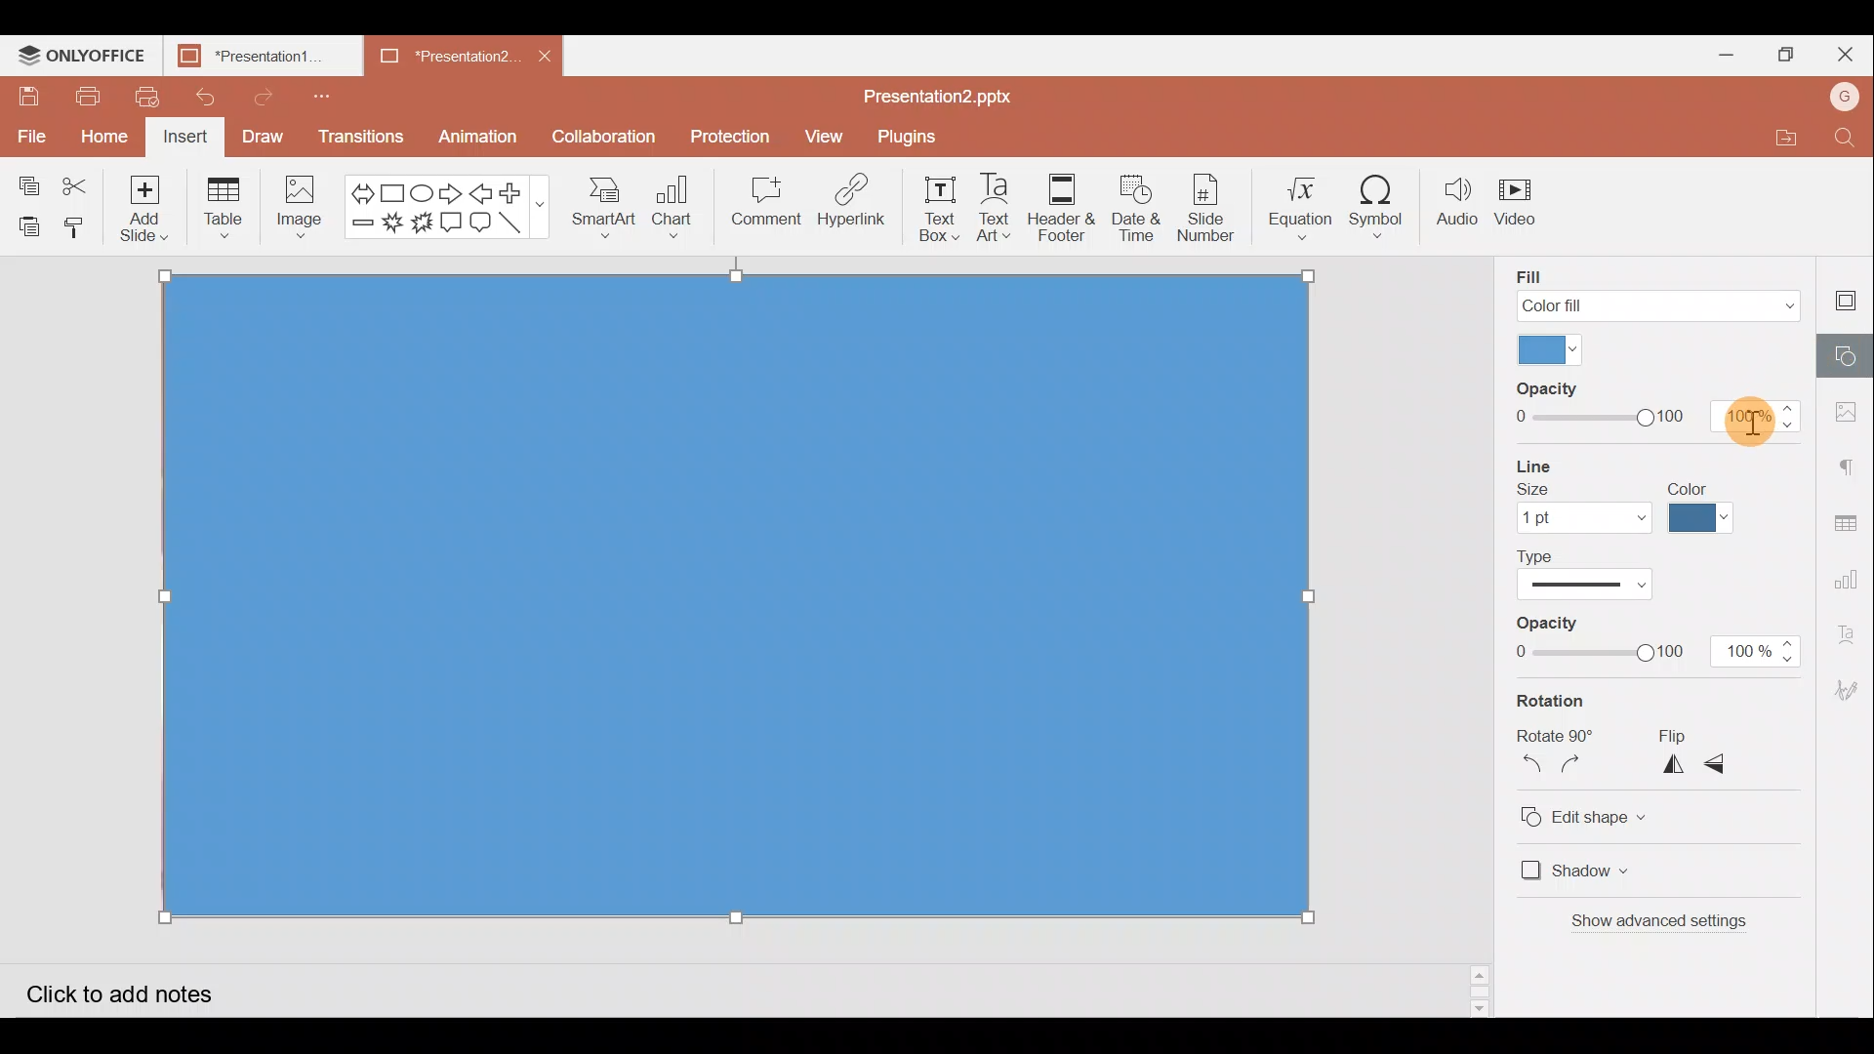 This screenshot has width=1874, height=1054. Describe the element at coordinates (264, 139) in the screenshot. I see `Draw` at that location.